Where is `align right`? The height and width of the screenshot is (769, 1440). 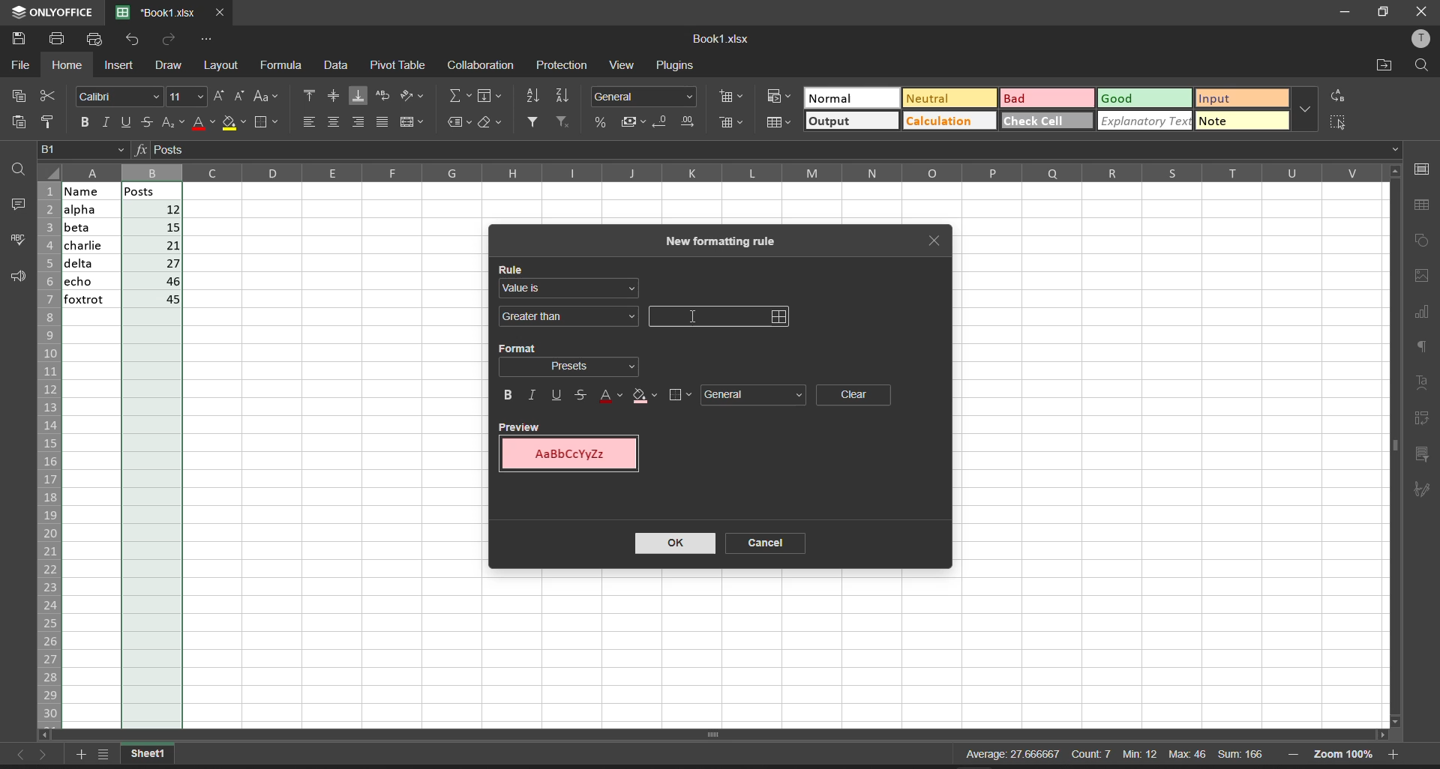 align right is located at coordinates (359, 123).